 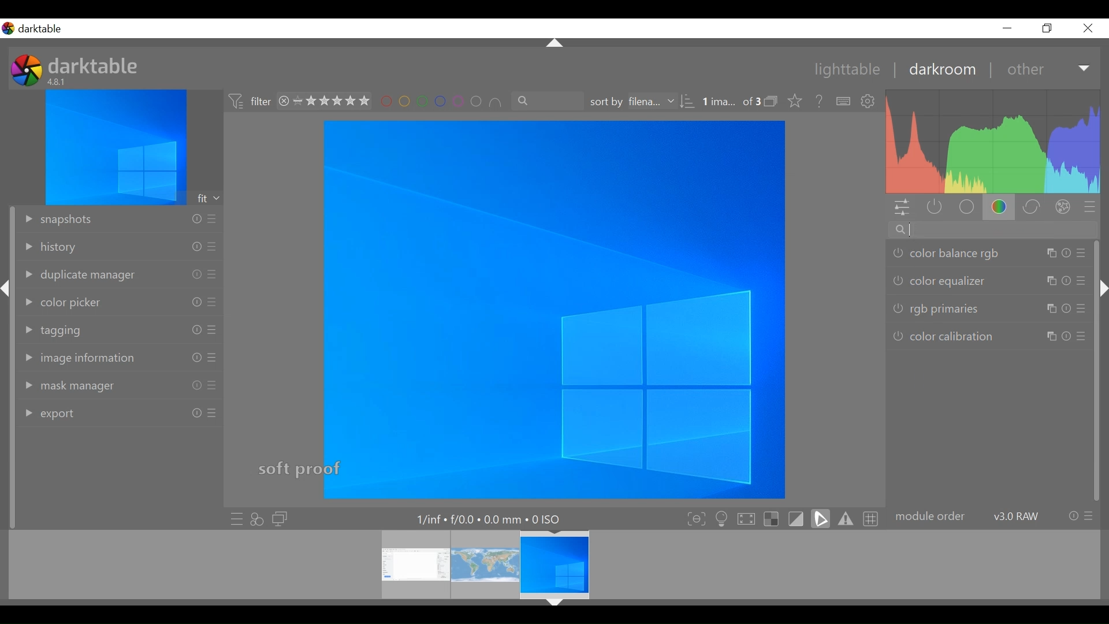 I want to click on help, so click(x=816, y=102).